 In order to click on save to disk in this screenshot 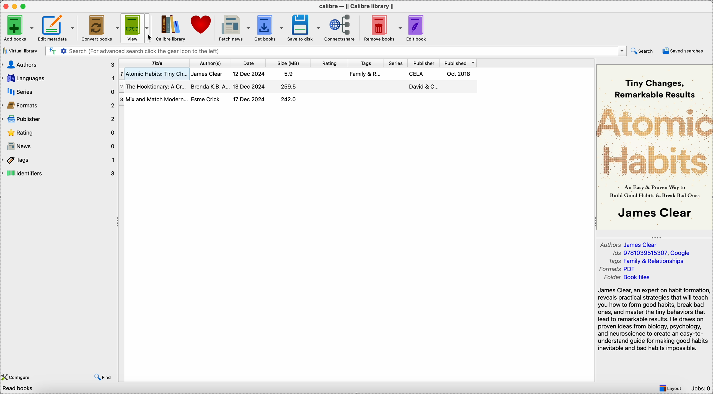, I will do `click(303, 28)`.